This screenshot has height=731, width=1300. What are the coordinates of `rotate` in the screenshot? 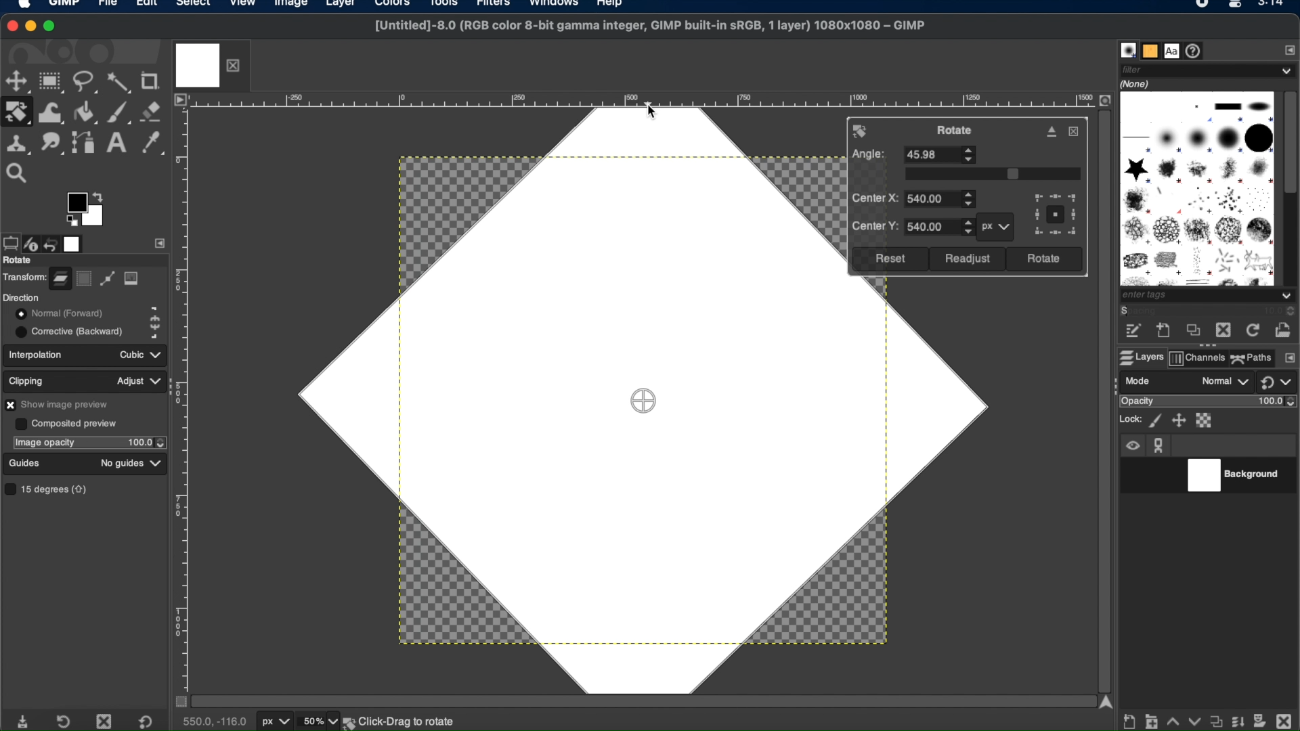 It's located at (862, 131).